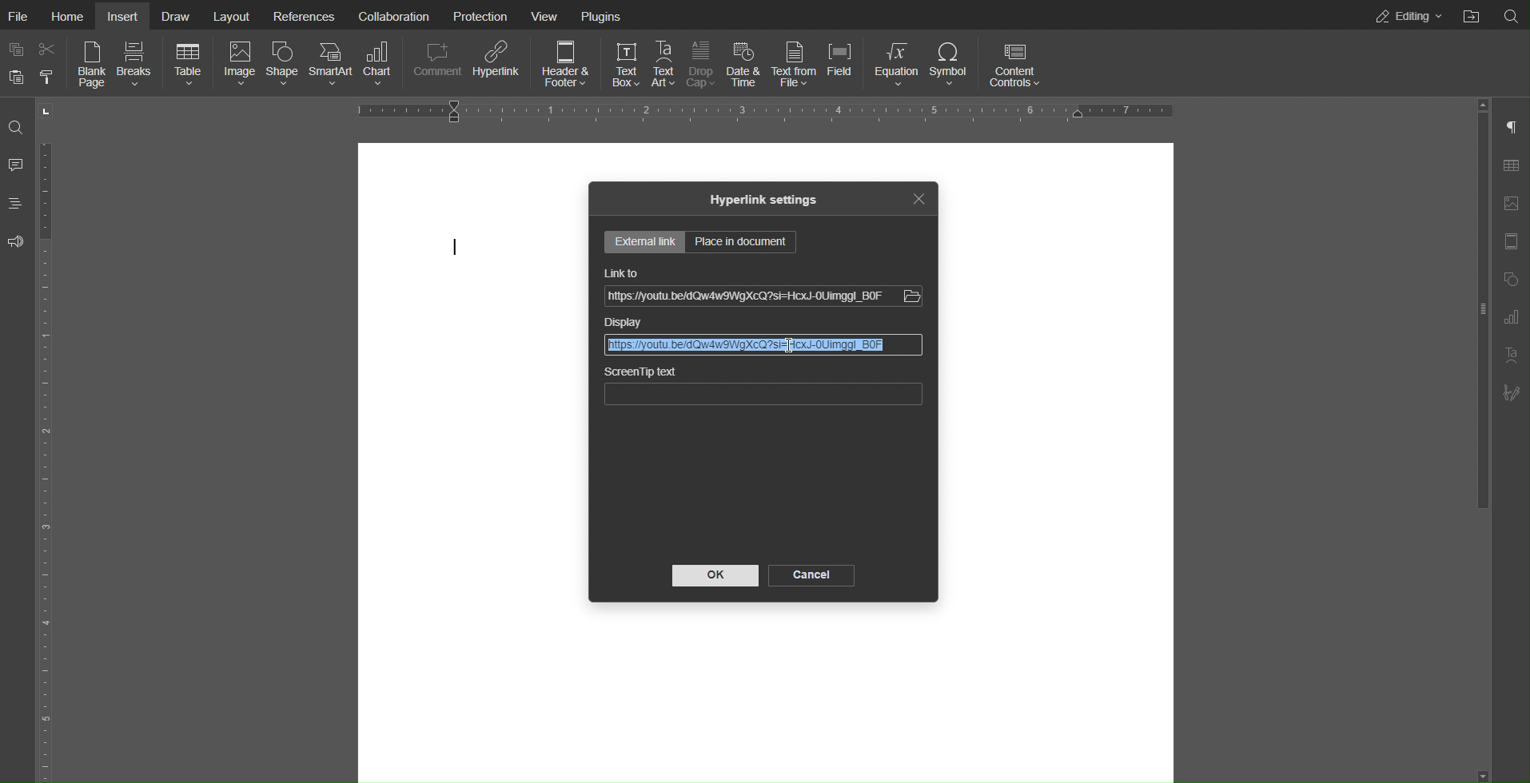 This screenshot has height=783, width=1530. Describe the element at coordinates (1512, 392) in the screenshot. I see `Signature` at that location.